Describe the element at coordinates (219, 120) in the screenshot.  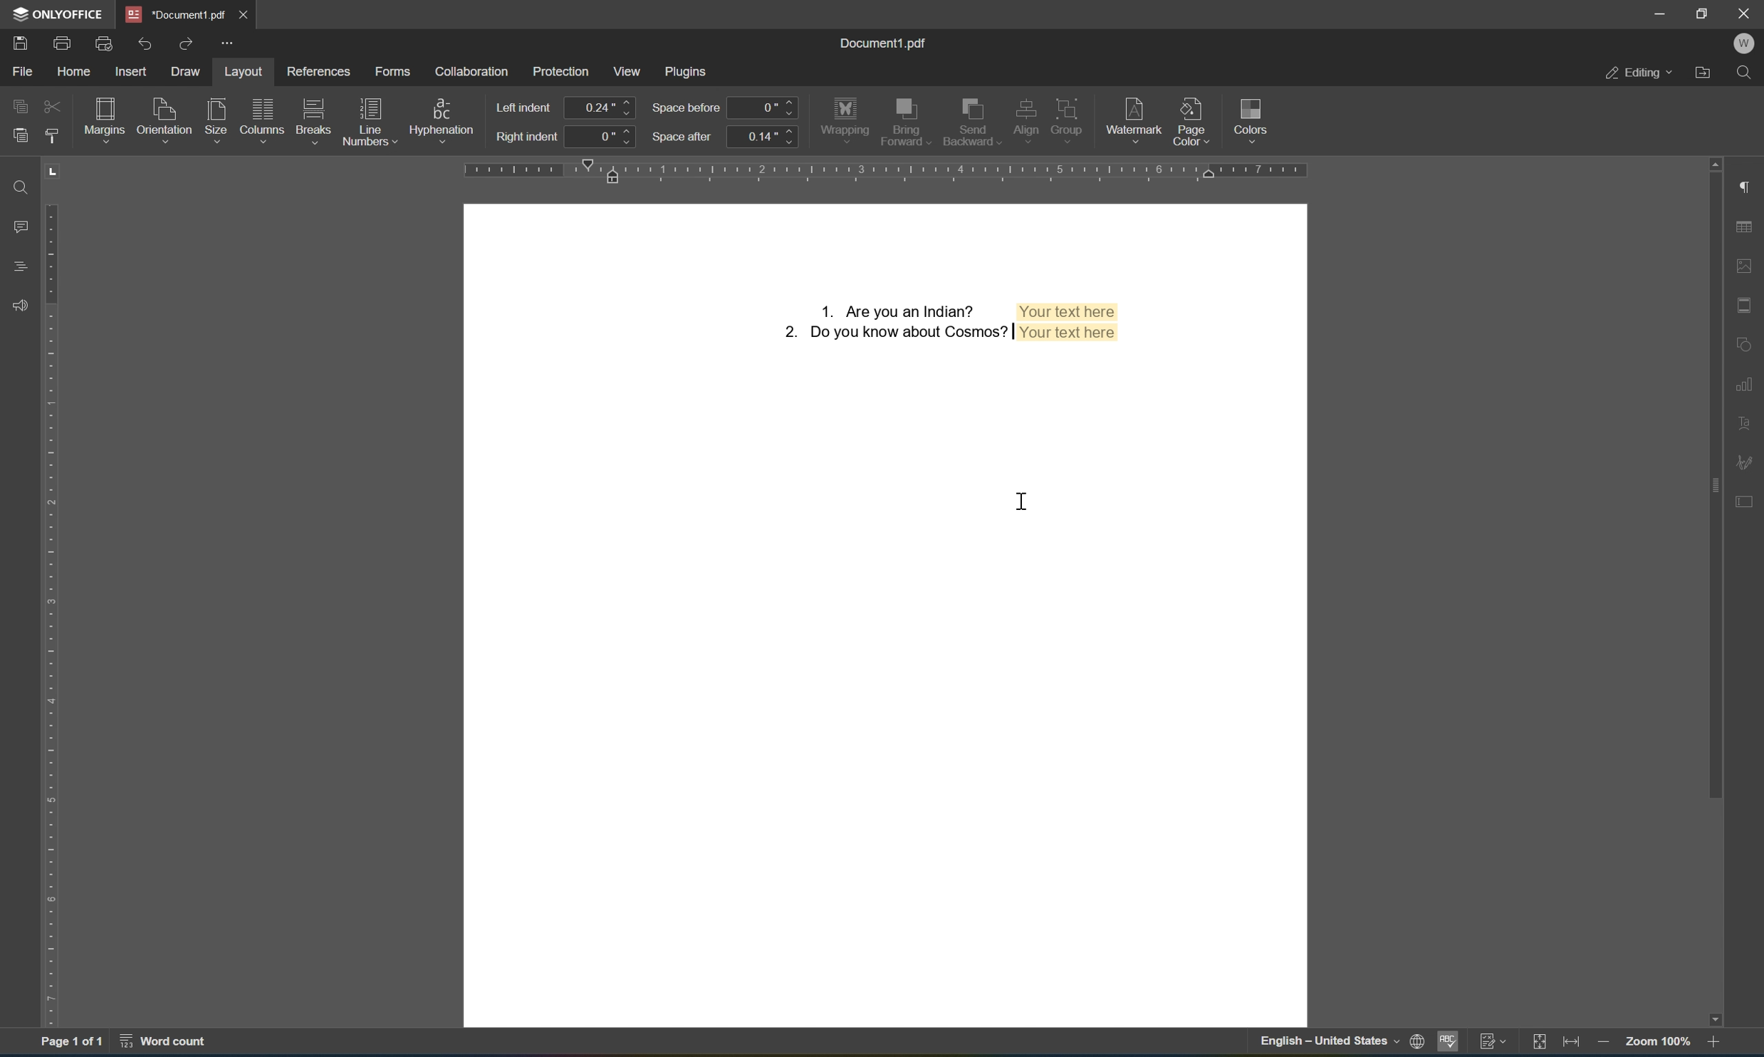
I see `size` at that location.